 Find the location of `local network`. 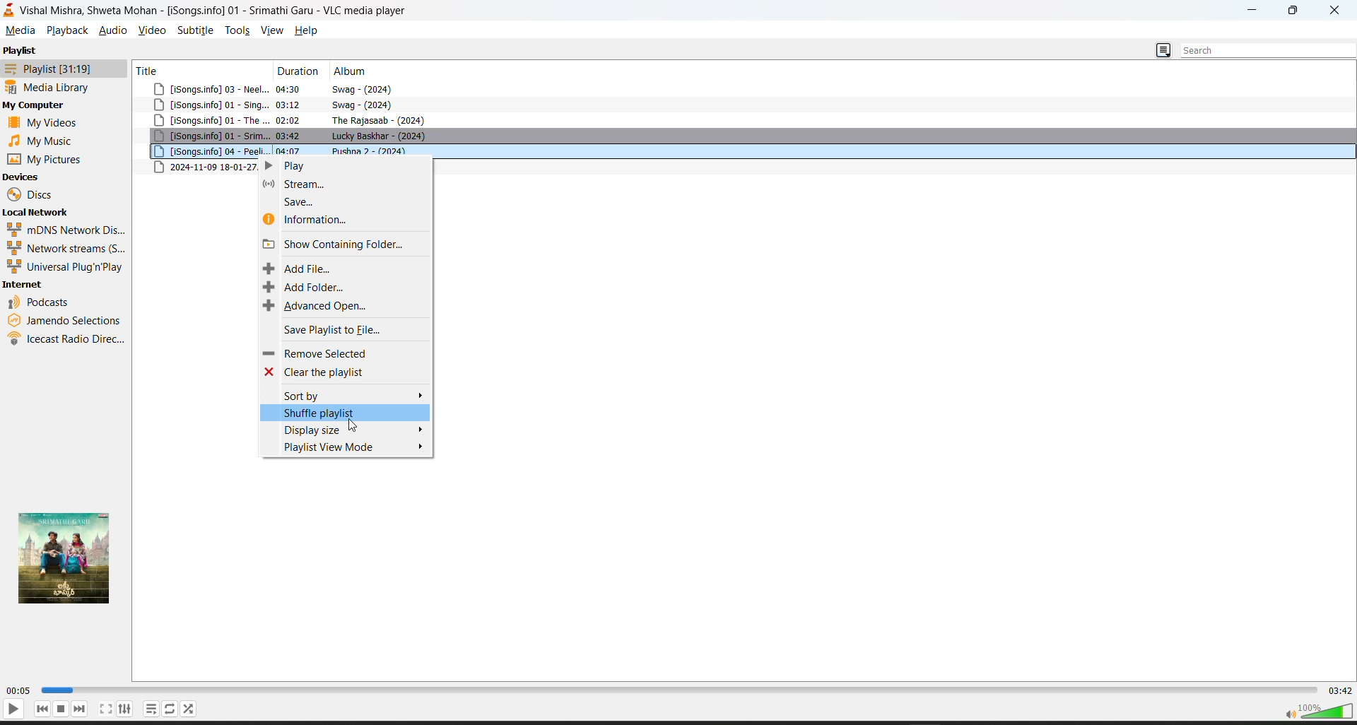

local network is located at coordinates (42, 213).